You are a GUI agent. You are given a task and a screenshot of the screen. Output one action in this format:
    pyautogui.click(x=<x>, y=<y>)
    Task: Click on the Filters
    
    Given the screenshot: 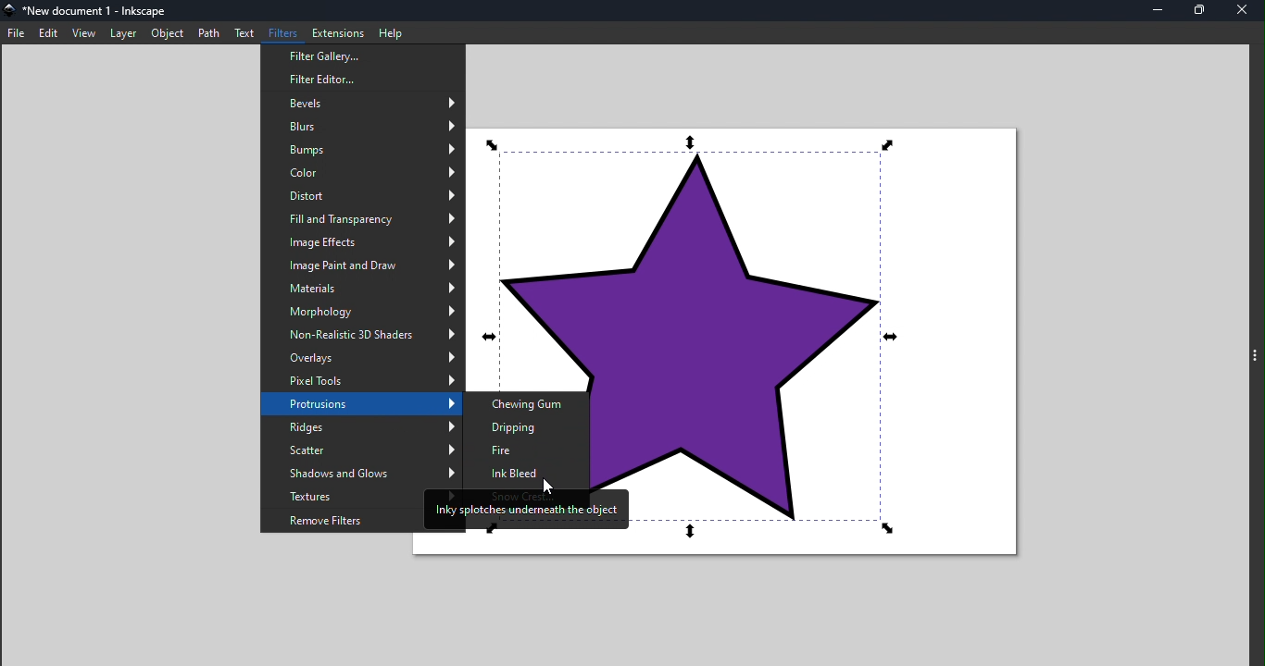 What is the action you would take?
    pyautogui.click(x=285, y=33)
    